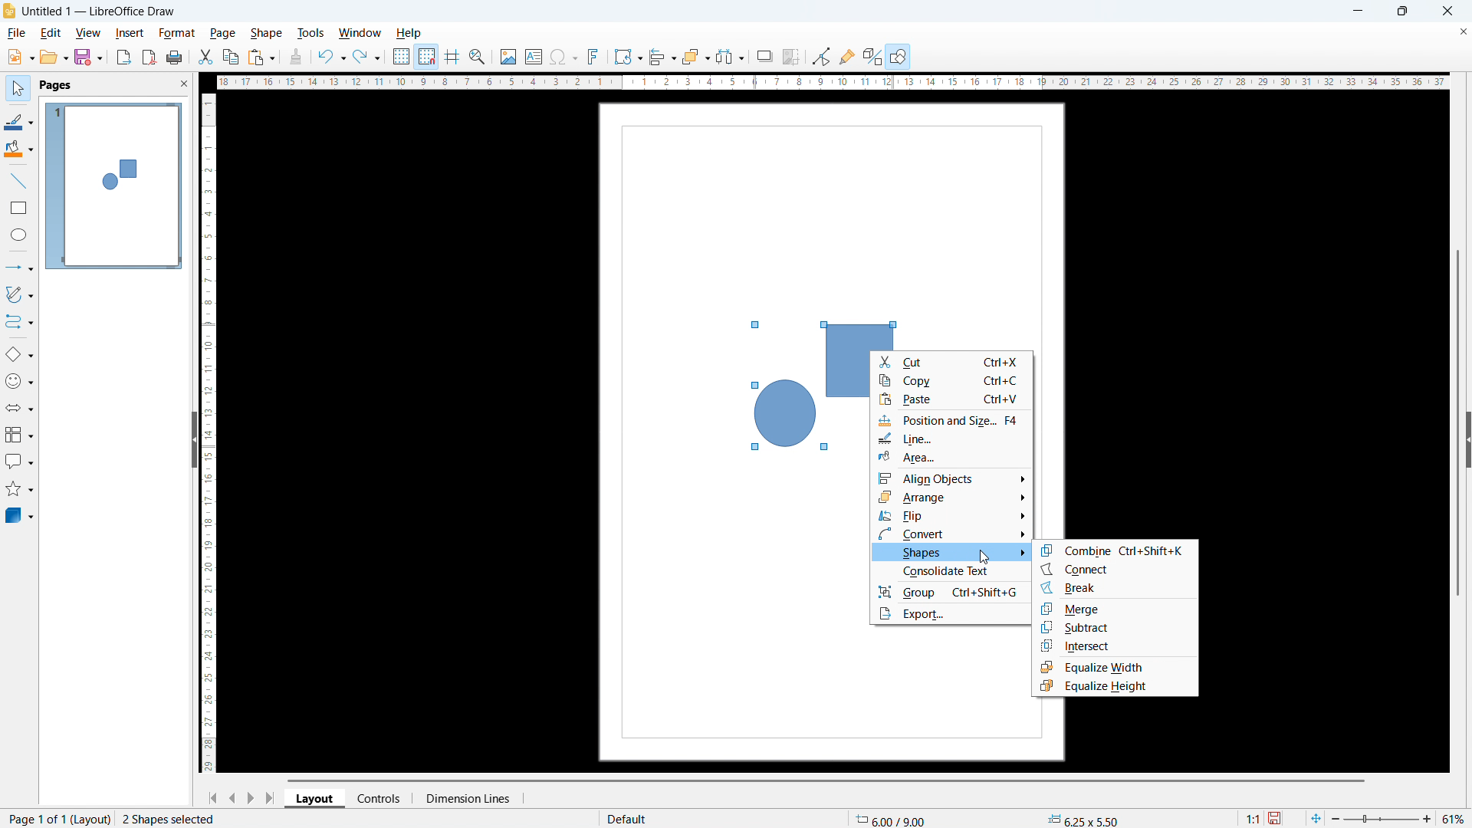 The image size is (1472, 828). What do you see at coordinates (1316, 818) in the screenshot?
I see `fit to page` at bounding box center [1316, 818].